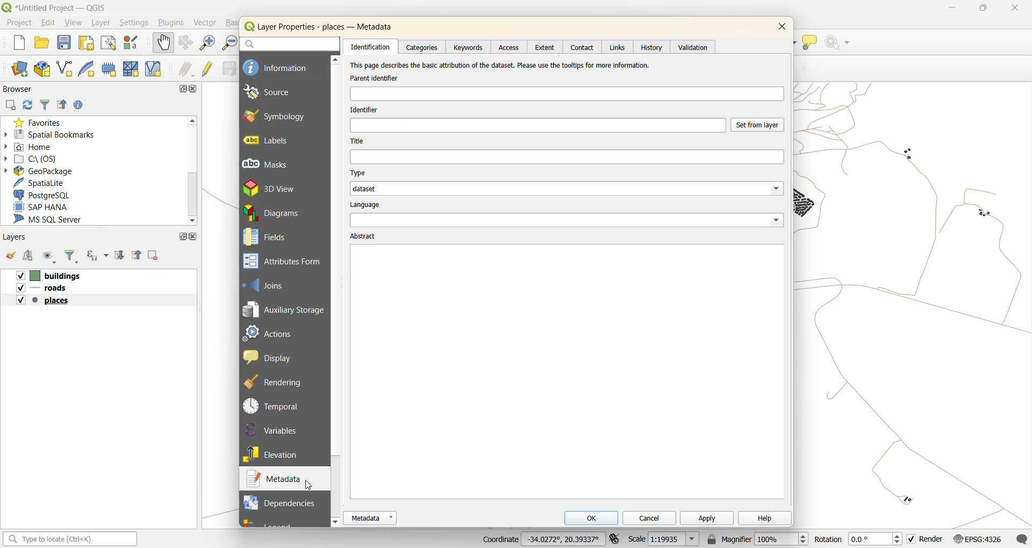  What do you see at coordinates (134, 69) in the screenshot?
I see `new mesh` at bounding box center [134, 69].